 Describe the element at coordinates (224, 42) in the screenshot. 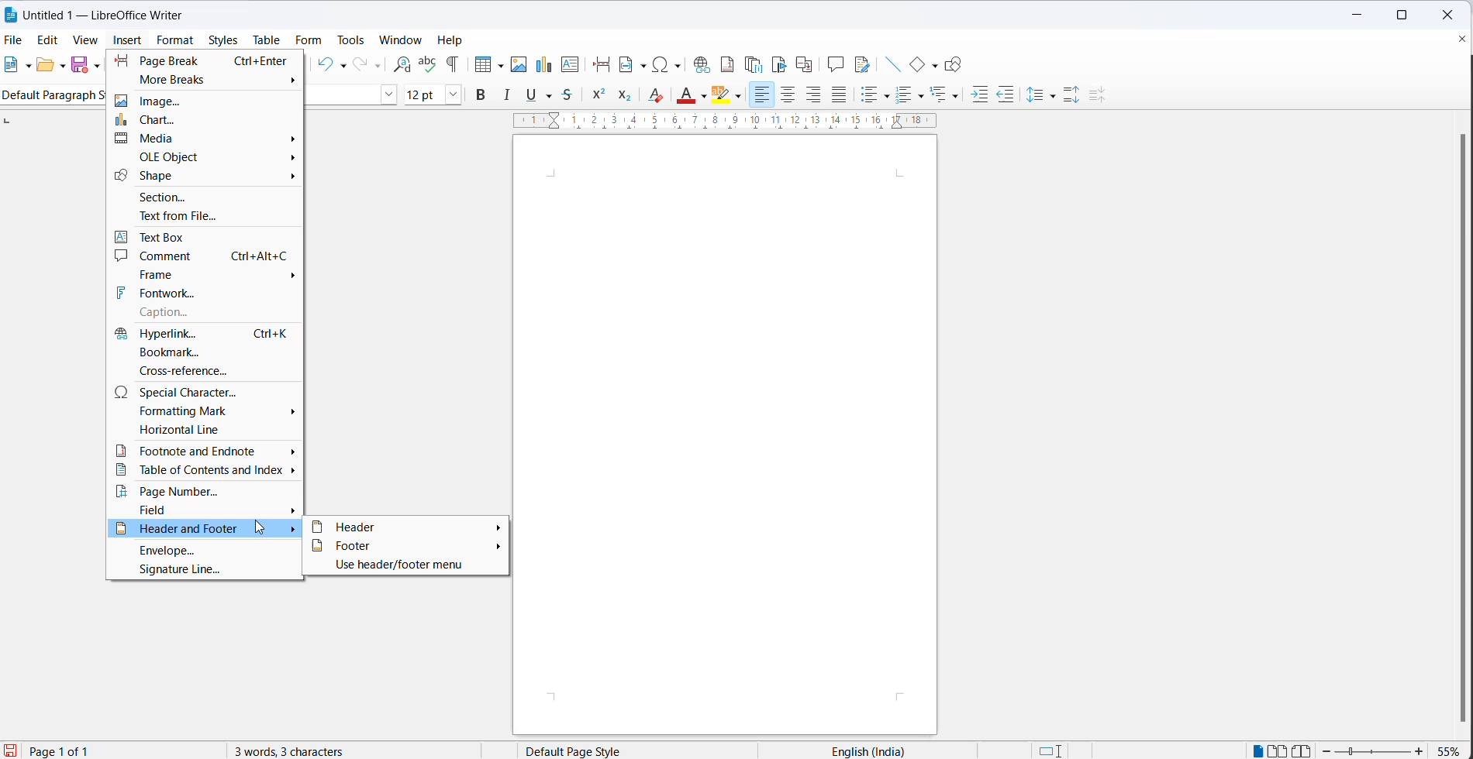

I see `styles` at that location.